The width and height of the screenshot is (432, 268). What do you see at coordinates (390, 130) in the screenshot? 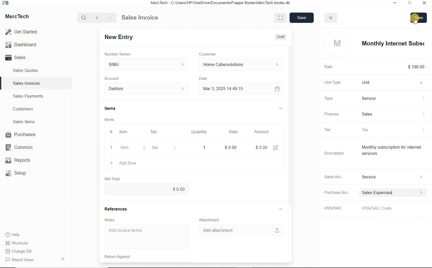
I see `tax` at bounding box center [390, 130].